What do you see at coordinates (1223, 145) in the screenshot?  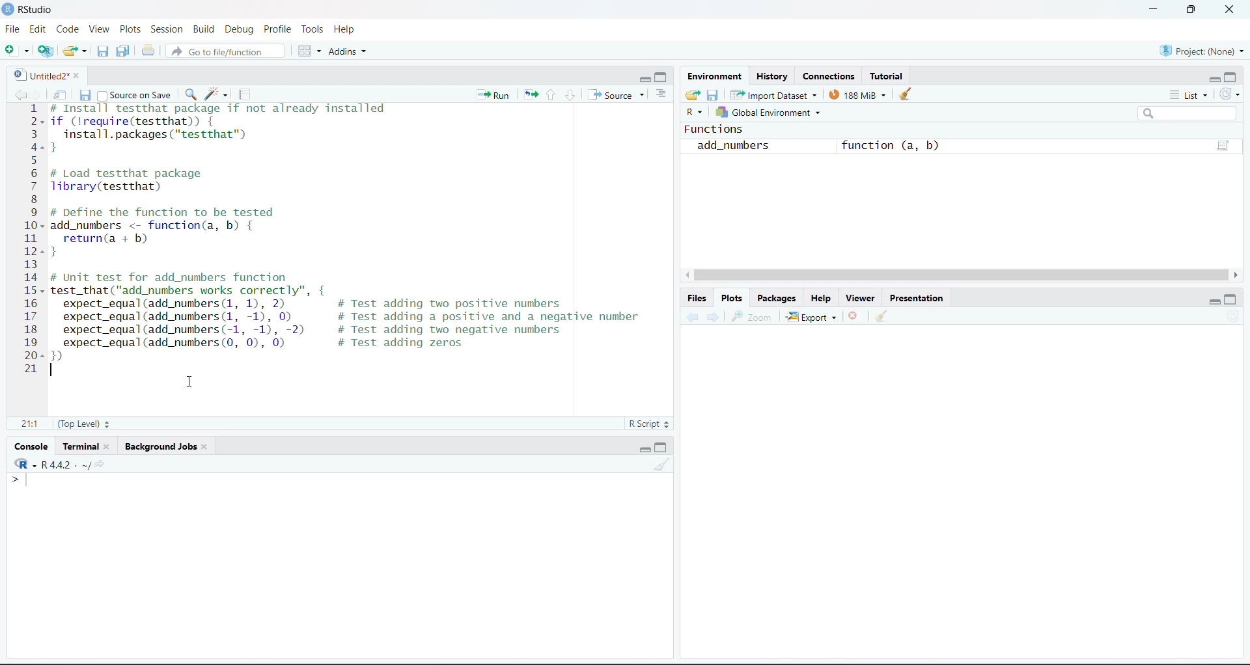 I see `function(a,b)` at bounding box center [1223, 145].